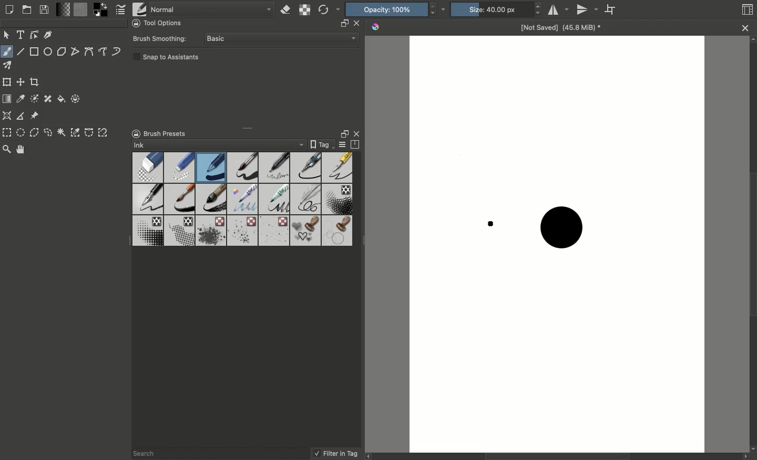 The width and height of the screenshot is (757, 460). What do you see at coordinates (48, 133) in the screenshot?
I see `Freeform selection tool` at bounding box center [48, 133].